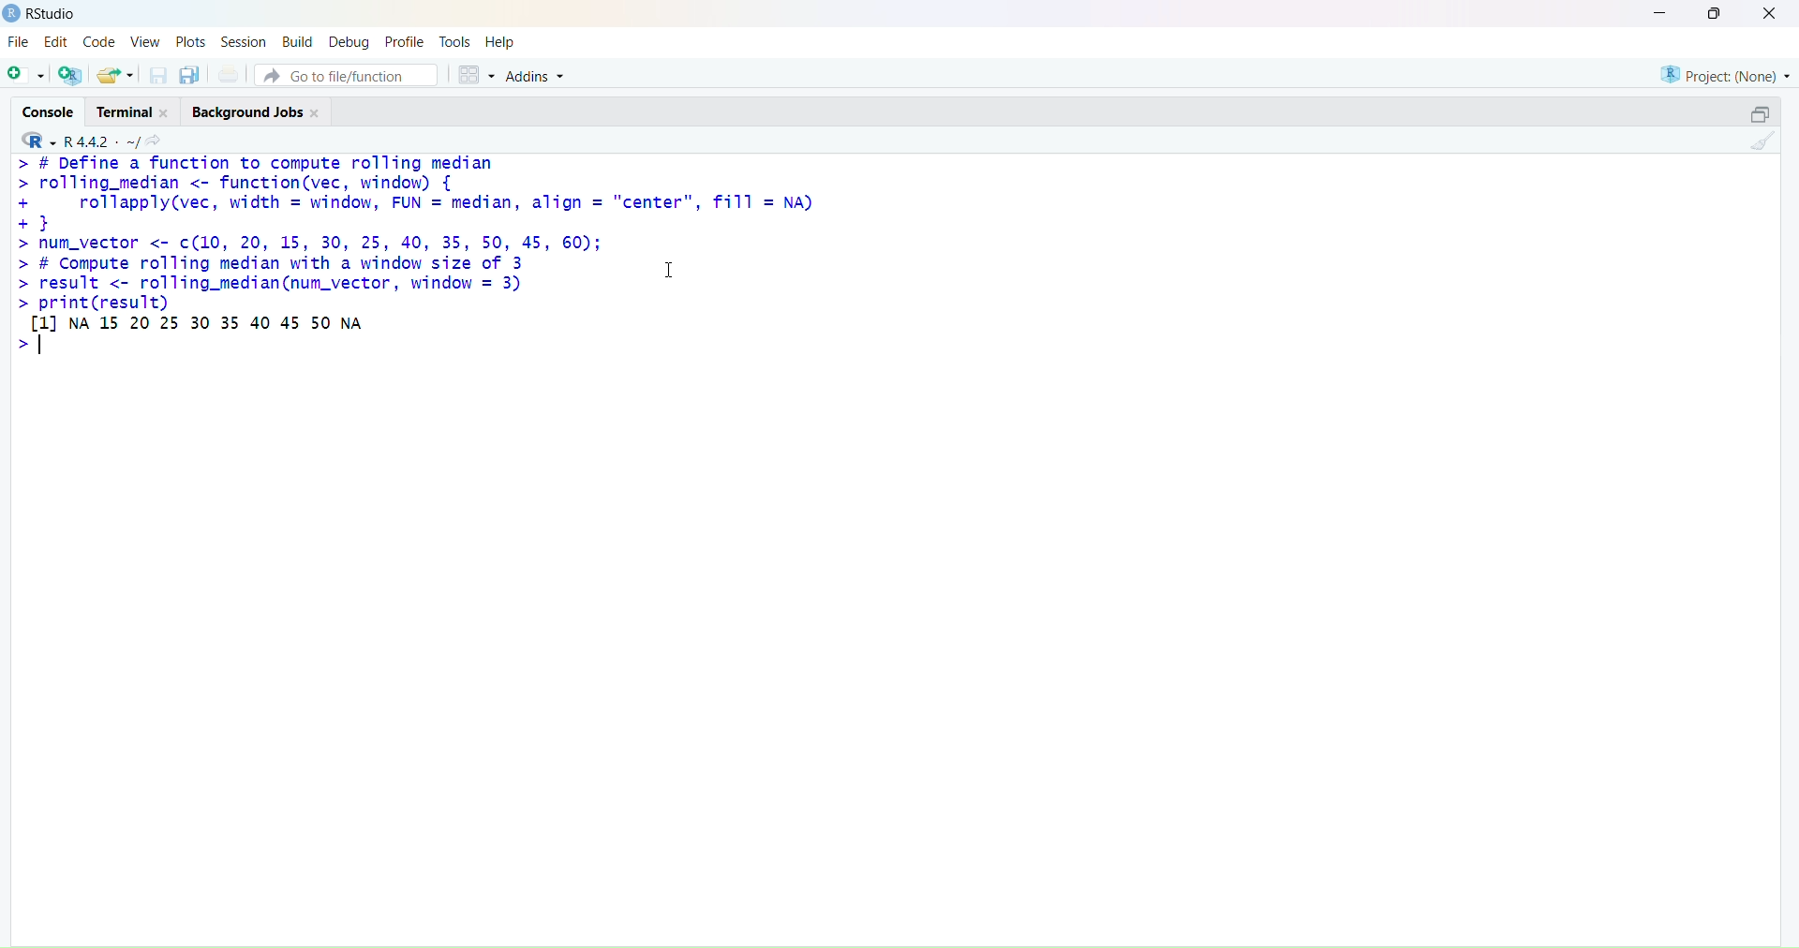 Image resolution: width=1799 pixels, height=948 pixels. What do you see at coordinates (101, 141) in the screenshot?
I see `R 4.4.2 ~/` at bounding box center [101, 141].